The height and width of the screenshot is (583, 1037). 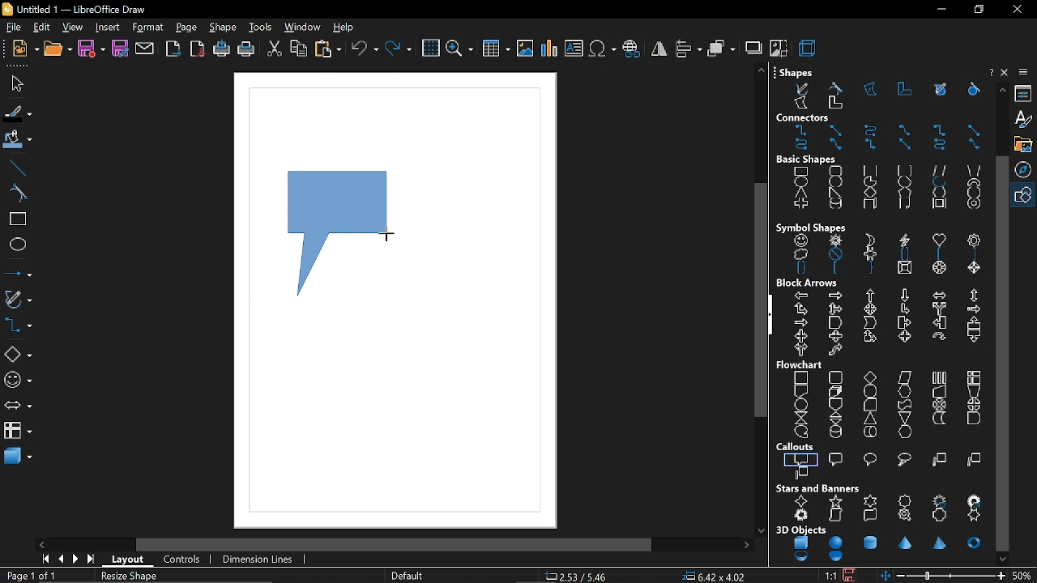 What do you see at coordinates (872, 146) in the screenshot?
I see `connector with arrows` at bounding box center [872, 146].